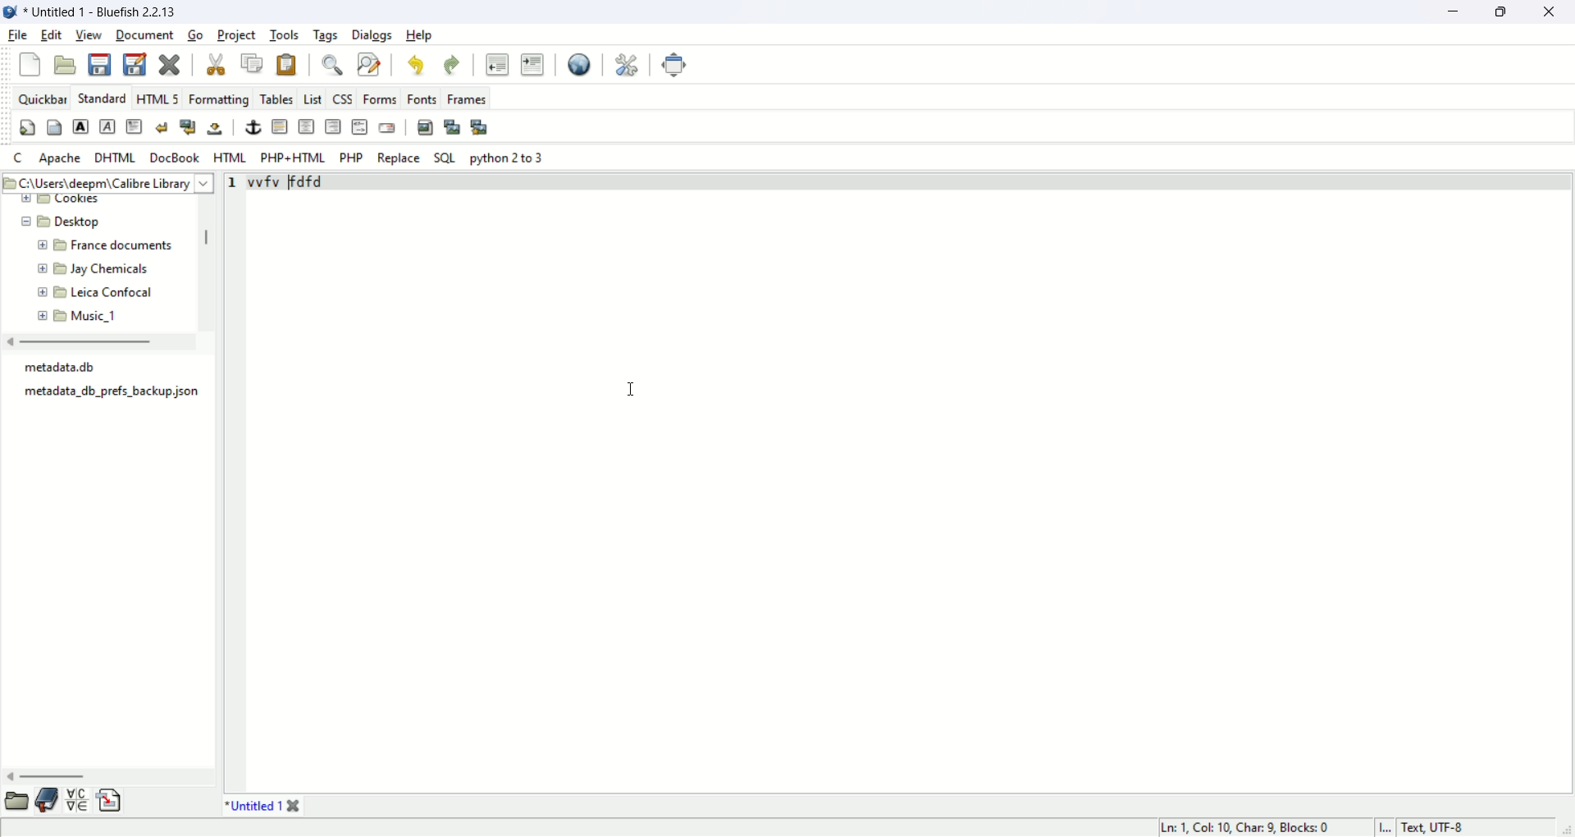  What do you see at coordinates (911, 483) in the screenshot?
I see `editor` at bounding box center [911, 483].